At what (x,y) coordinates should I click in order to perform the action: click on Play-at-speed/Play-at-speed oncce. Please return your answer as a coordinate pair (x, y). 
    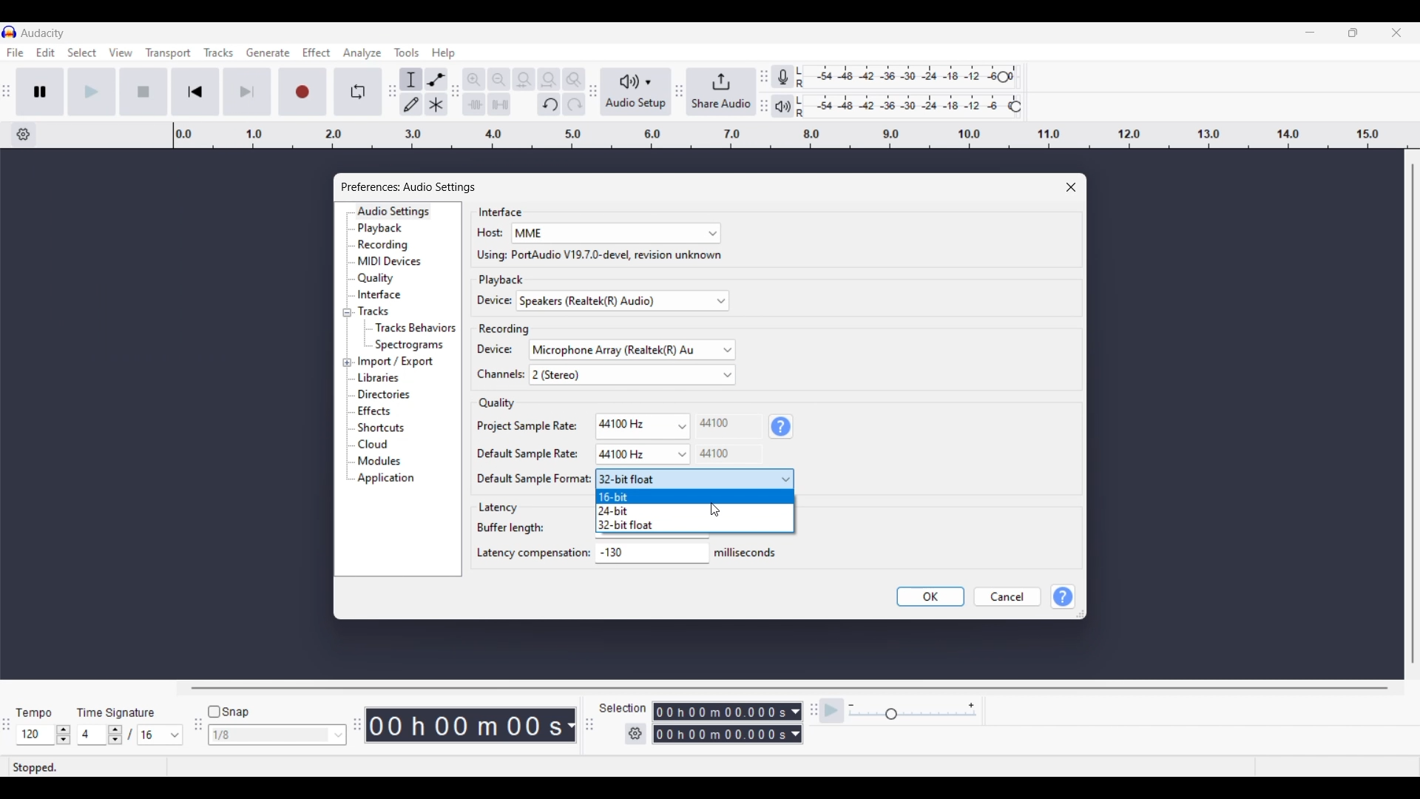
    Looking at the image, I should click on (832, 711).